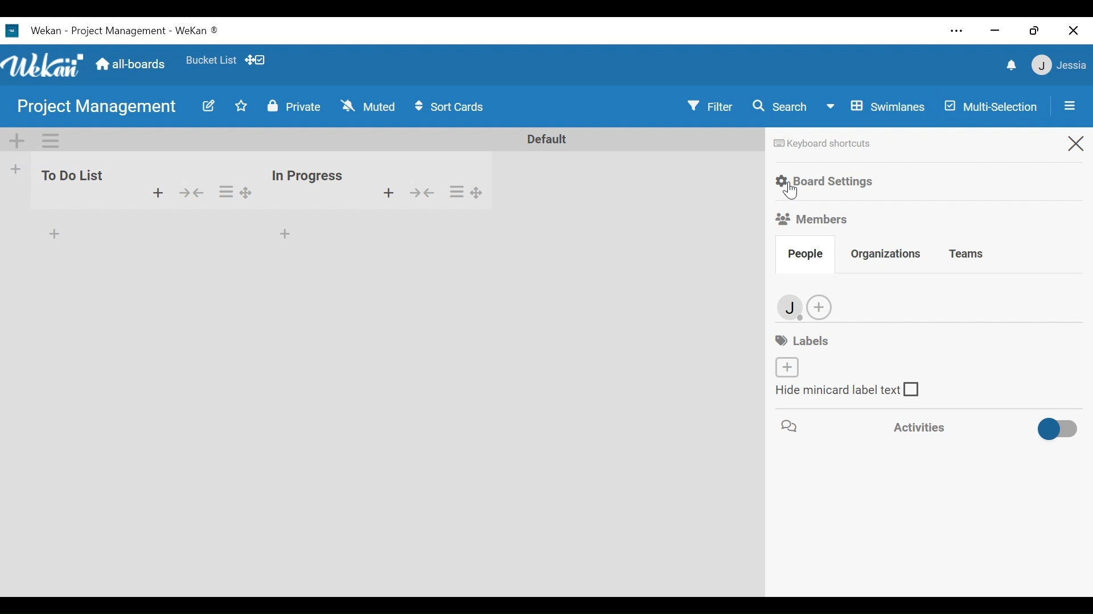 This screenshot has height=614, width=1093. What do you see at coordinates (308, 171) in the screenshot?
I see `inn progress` at bounding box center [308, 171].